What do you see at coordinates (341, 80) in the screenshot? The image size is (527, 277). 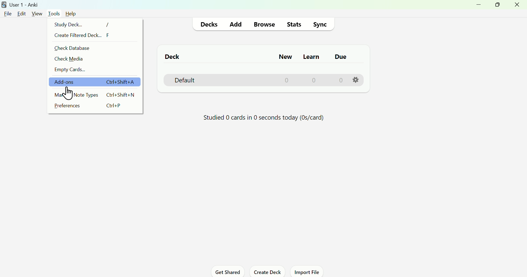 I see `0` at bounding box center [341, 80].